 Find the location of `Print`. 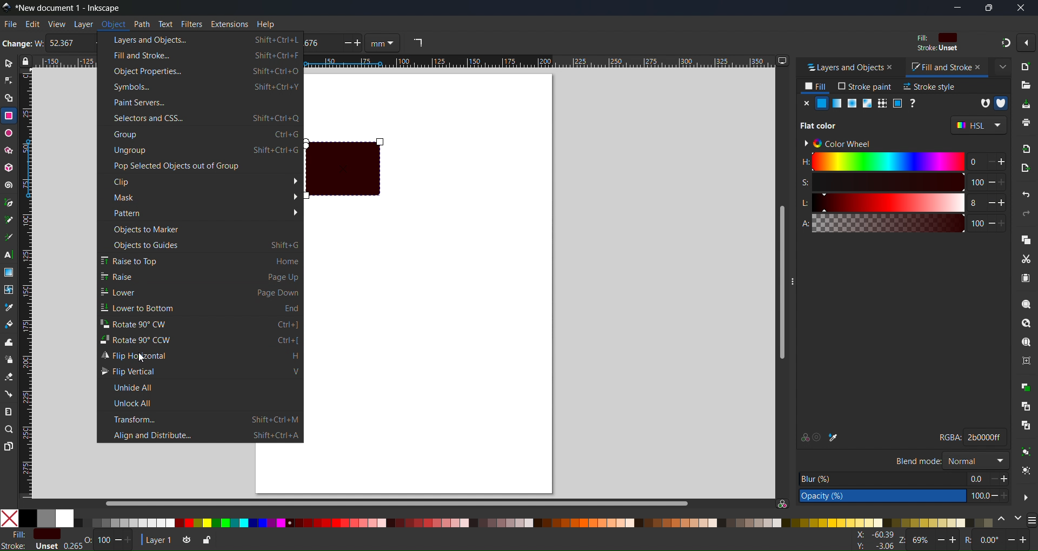

Print is located at coordinates (1026, 123).